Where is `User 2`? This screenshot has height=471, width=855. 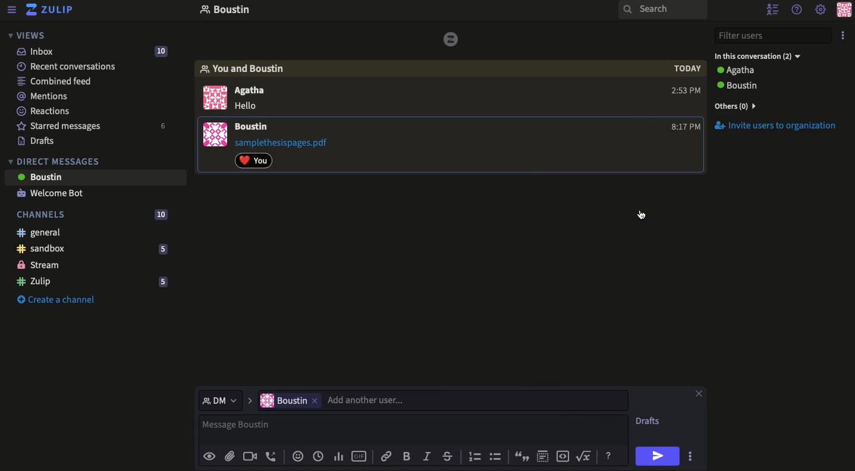
User 2 is located at coordinates (768, 86).